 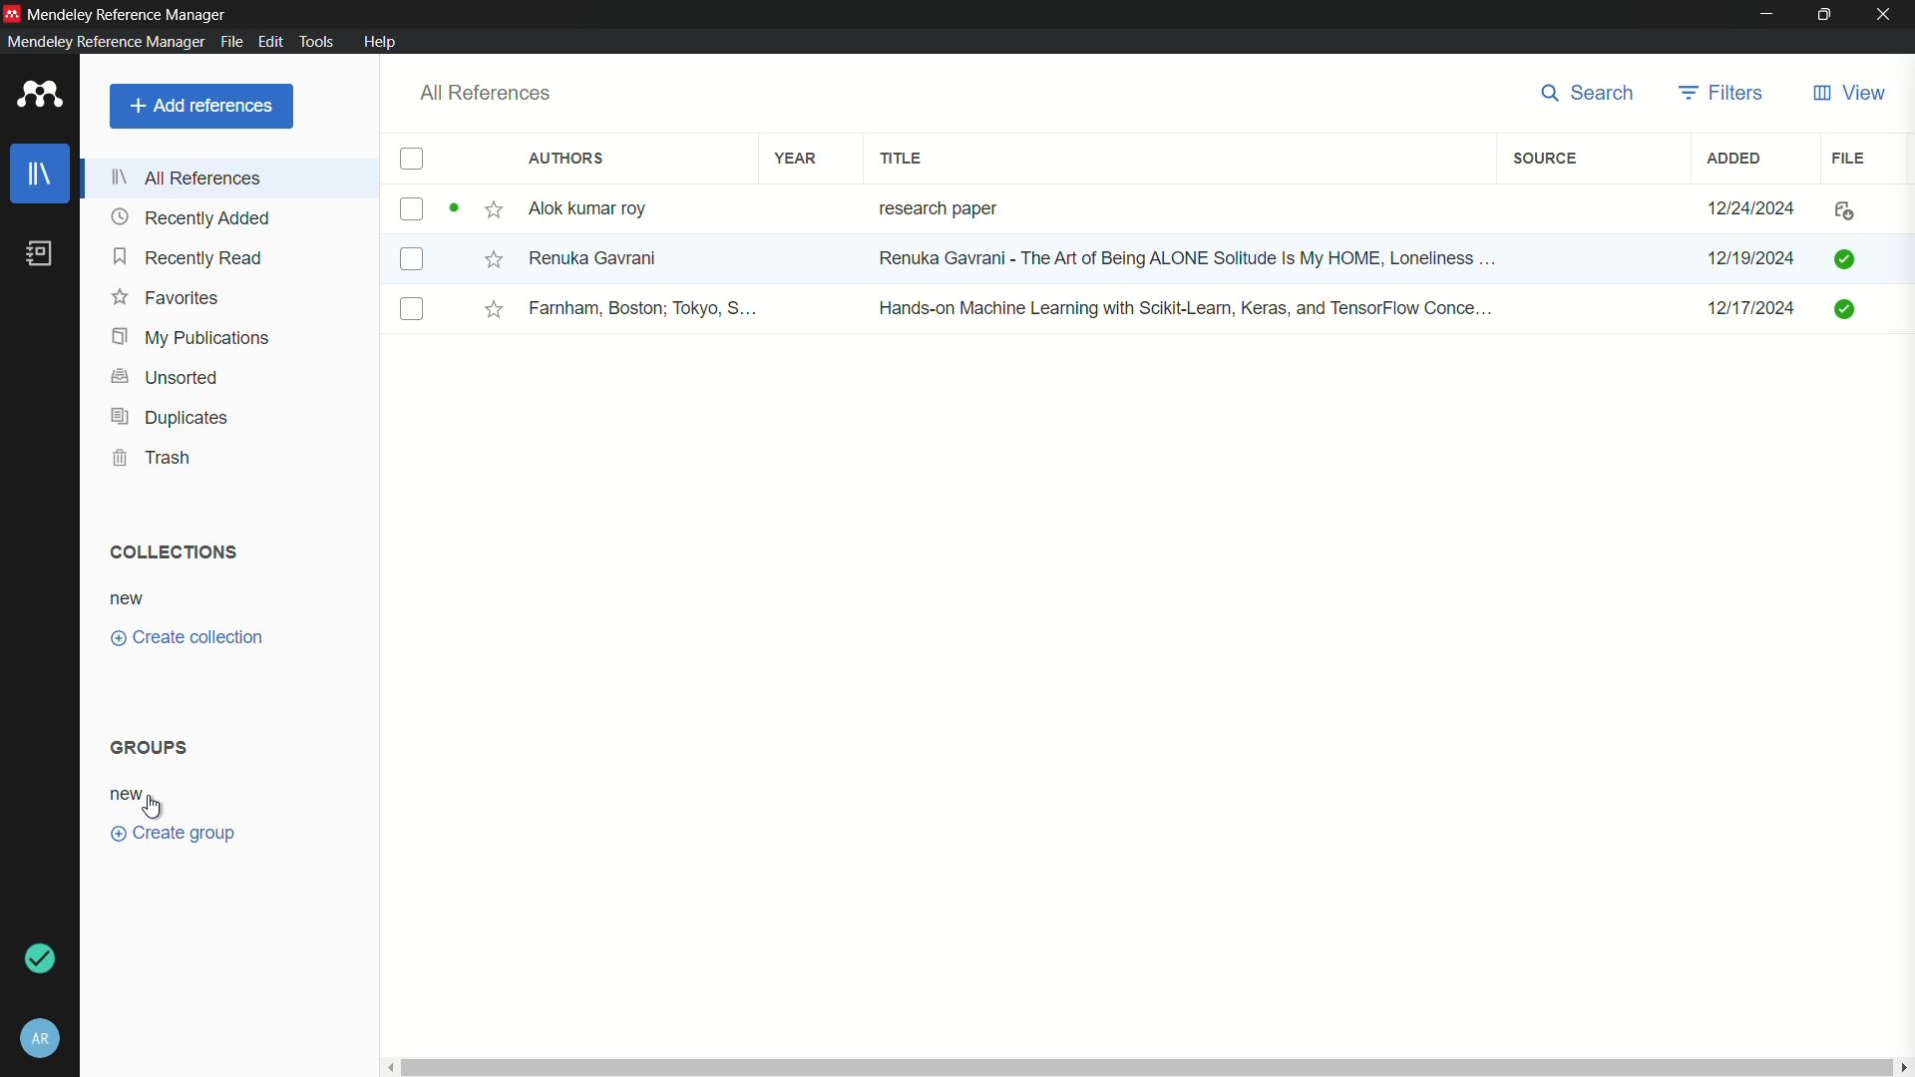 What do you see at coordinates (413, 310) in the screenshot?
I see `book-3` at bounding box center [413, 310].